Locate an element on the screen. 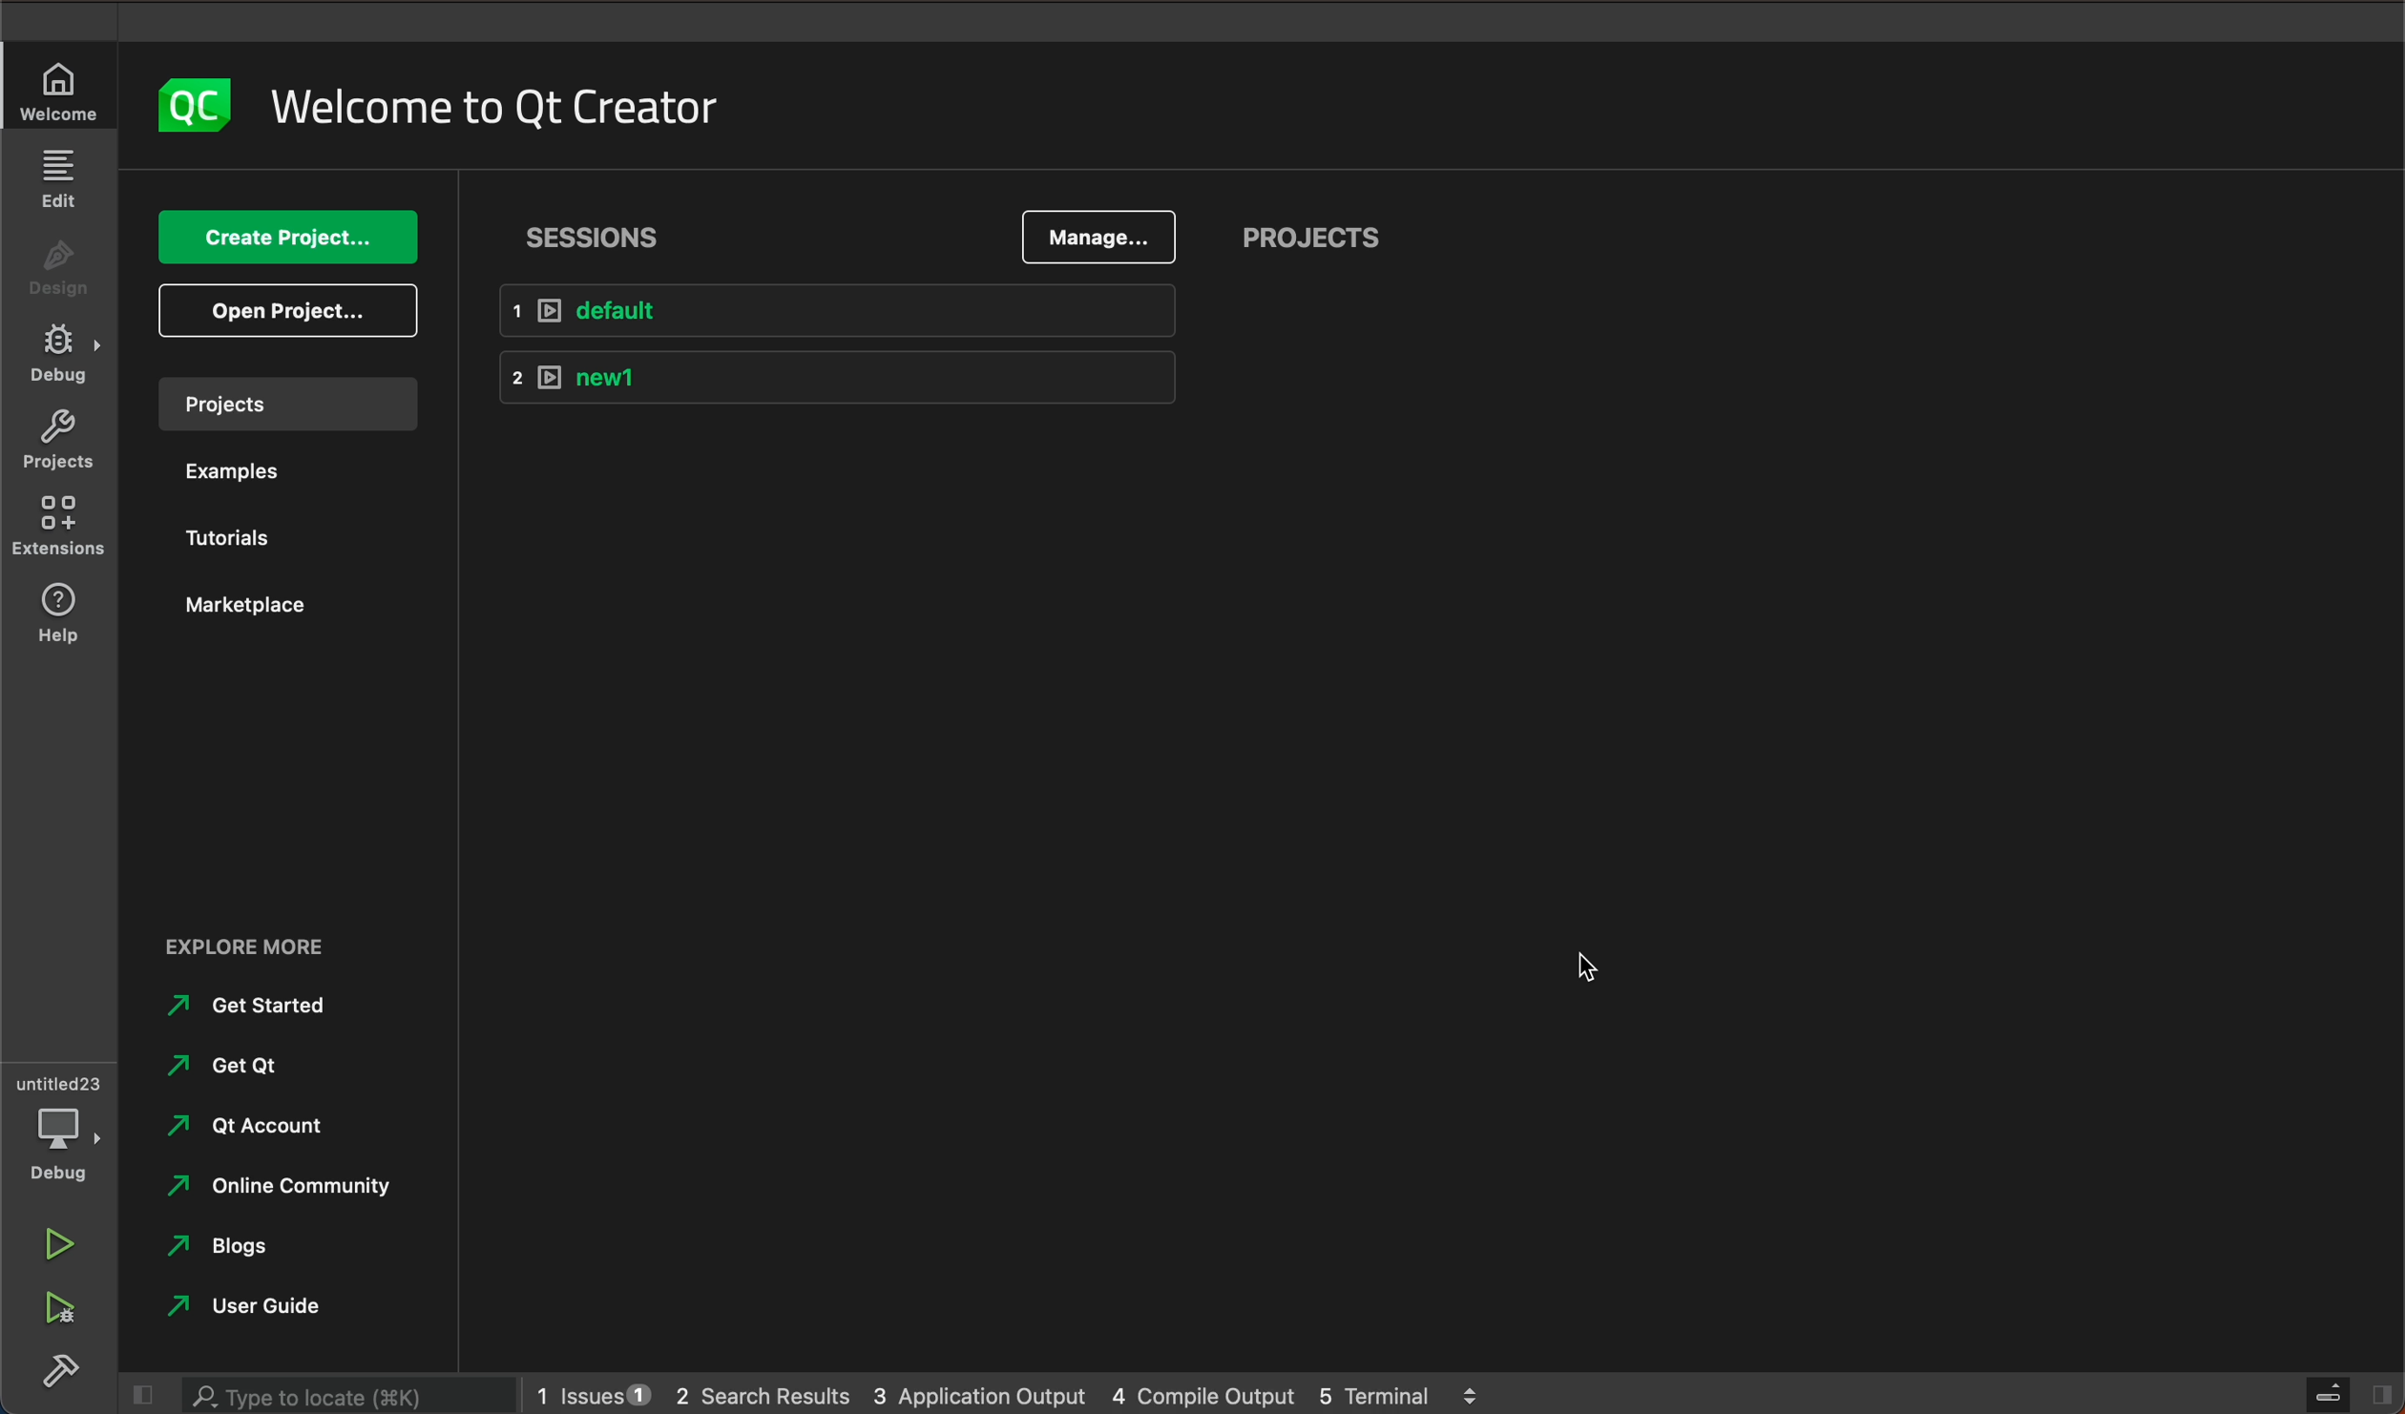 This screenshot has height=1414, width=2405. welcome to Qt creator is located at coordinates (496, 107).